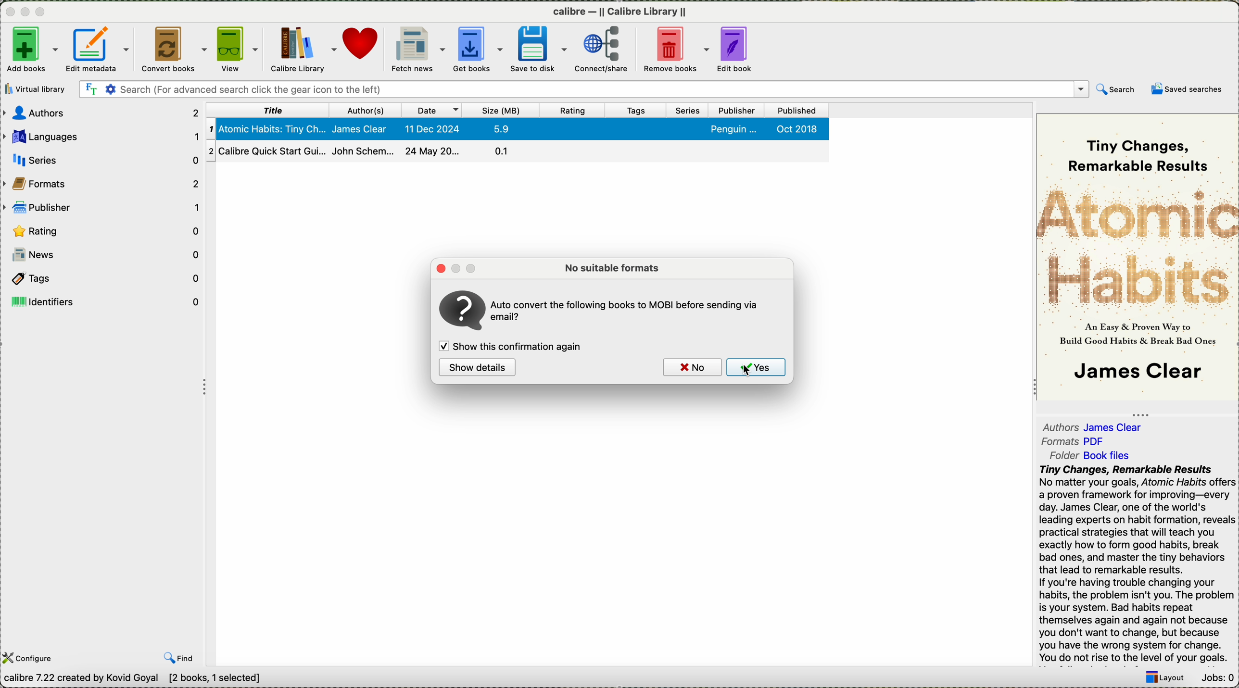  What do you see at coordinates (1075, 442) in the screenshot?
I see `format` at bounding box center [1075, 442].